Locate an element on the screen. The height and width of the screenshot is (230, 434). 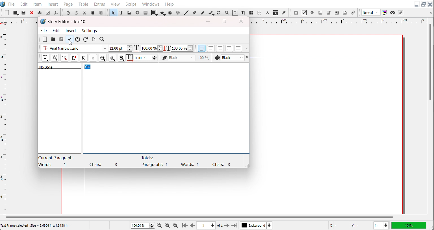
Table is located at coordinates (145, 12).